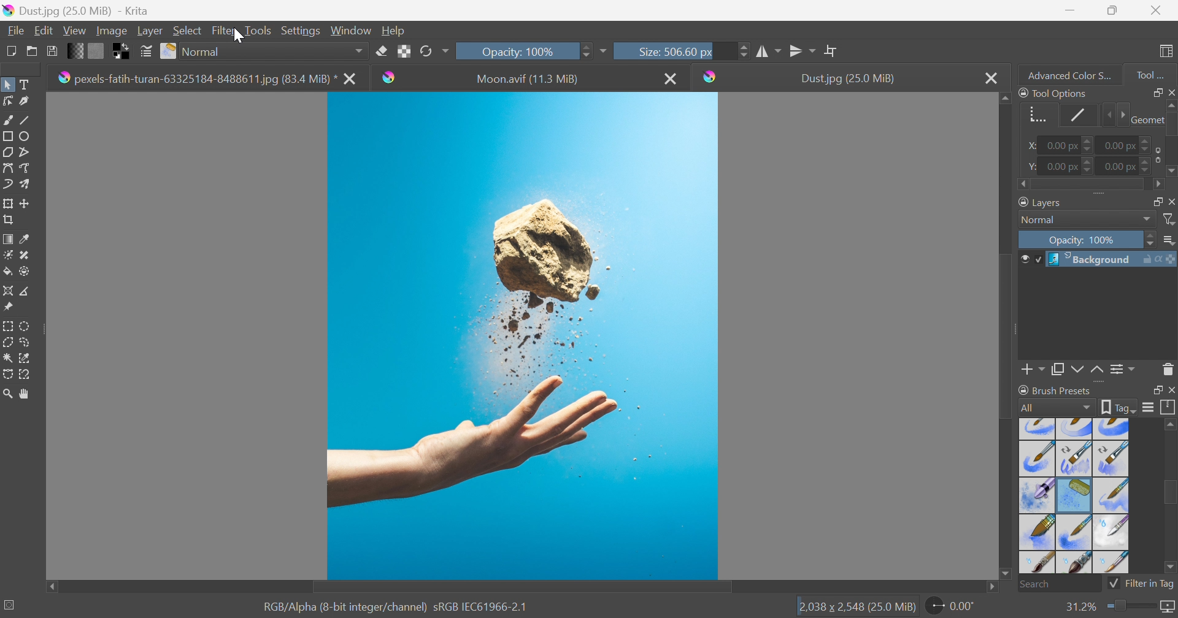 The image size is (1178, 618). I want to click on Opacity: 100%, so click(516, 50).